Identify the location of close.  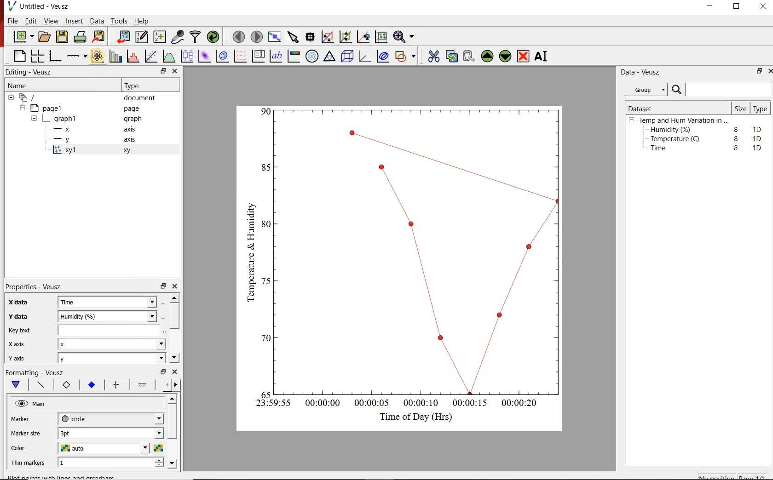
(176, 372).